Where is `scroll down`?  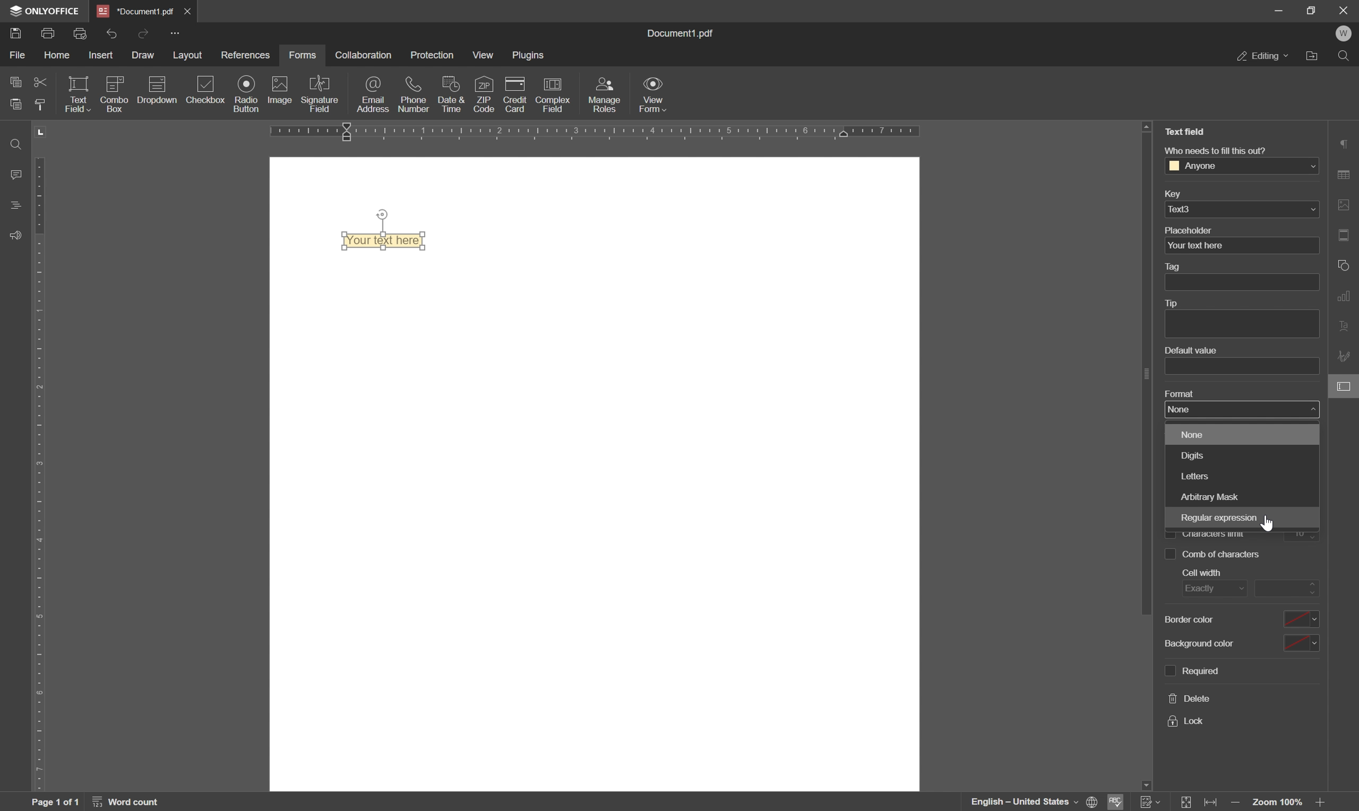
scroll down is located at coordinates (1144, 783).